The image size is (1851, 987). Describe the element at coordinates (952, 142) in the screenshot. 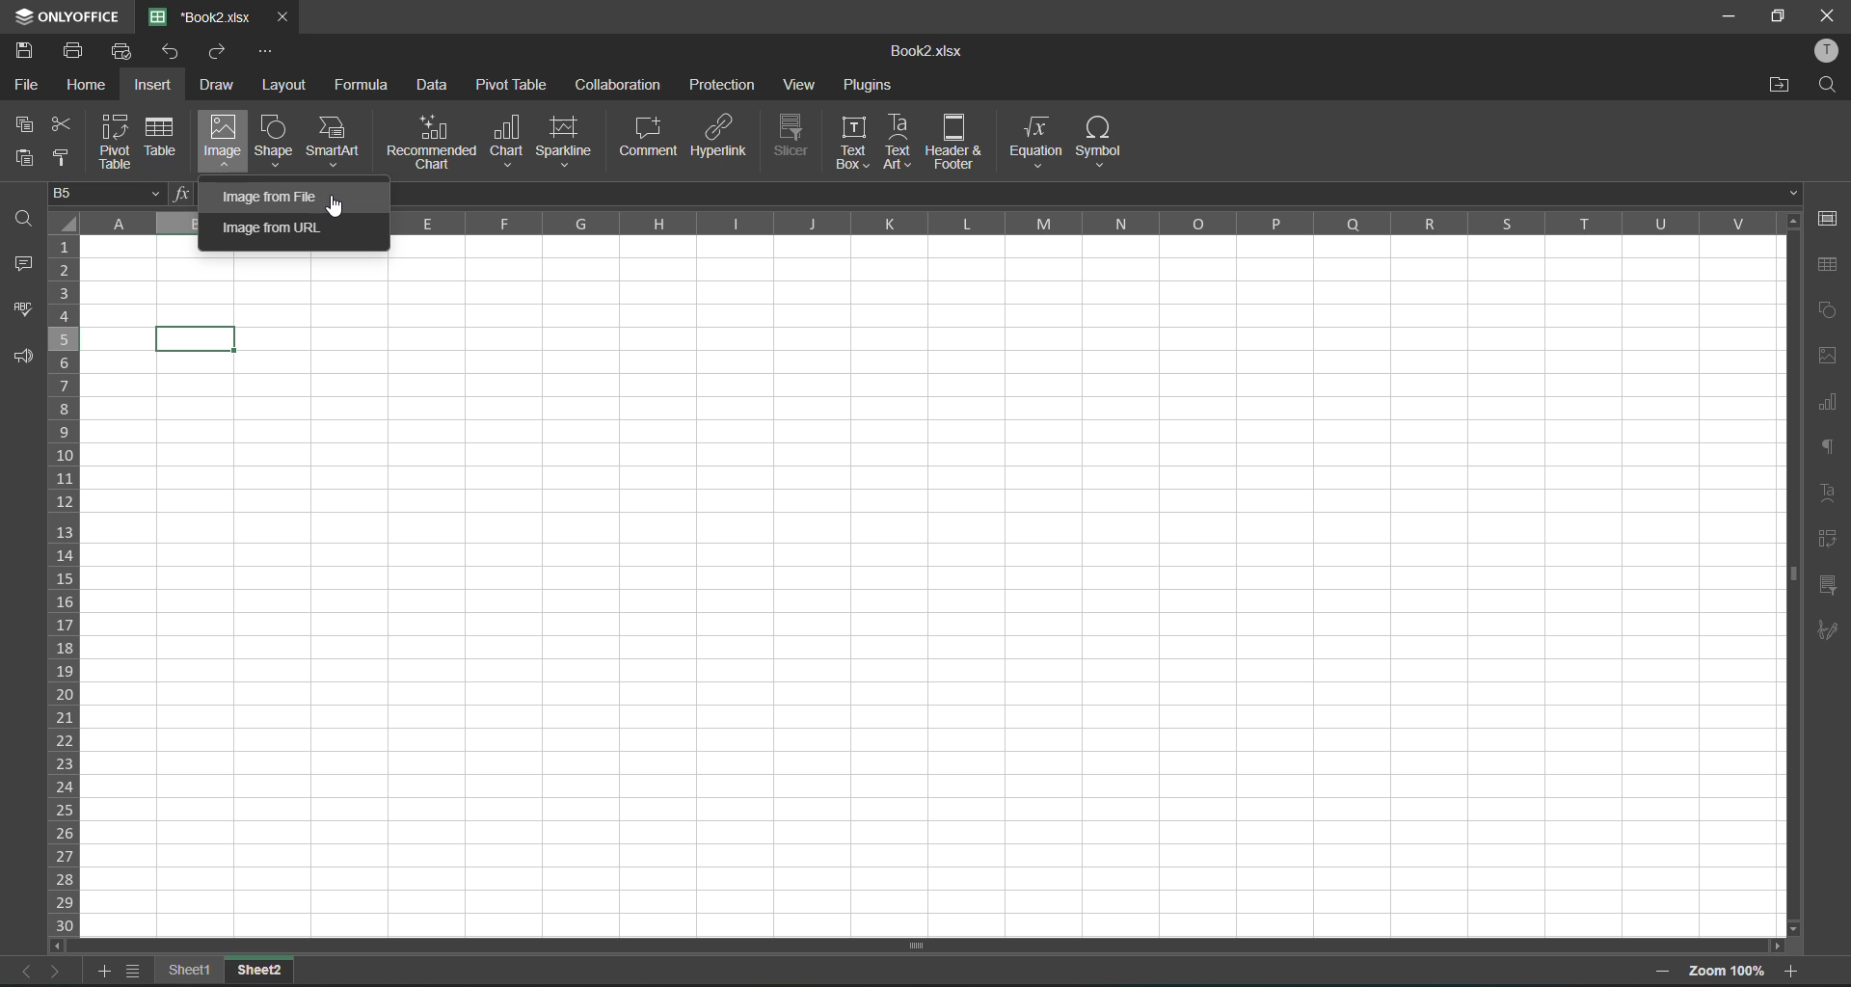

I see `header and footer` at that location.